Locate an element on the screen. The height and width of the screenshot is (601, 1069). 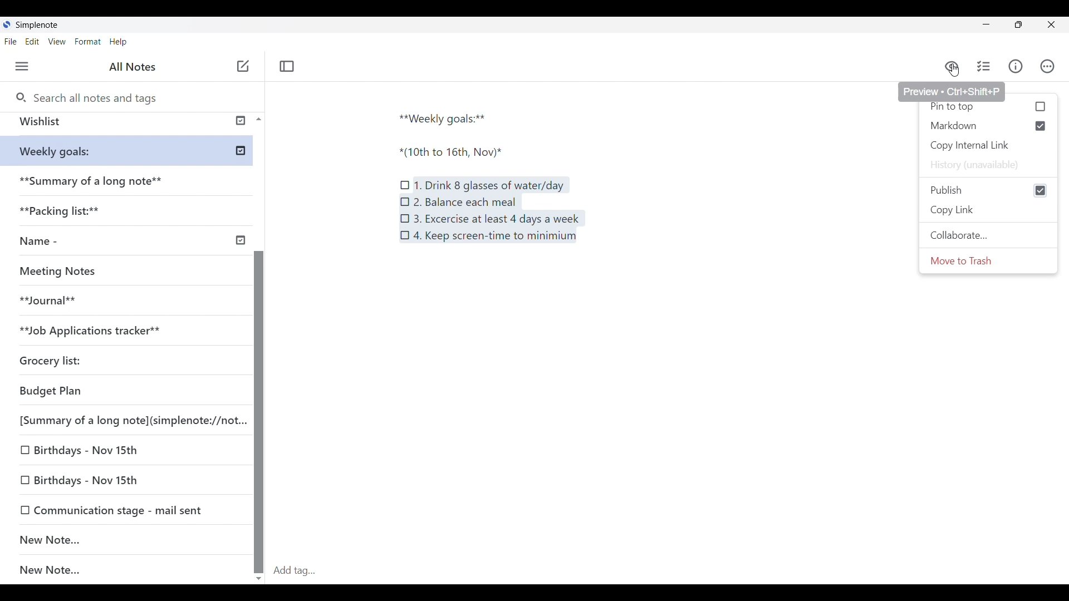
Meeting Notes is located at coordinates (62, 269).